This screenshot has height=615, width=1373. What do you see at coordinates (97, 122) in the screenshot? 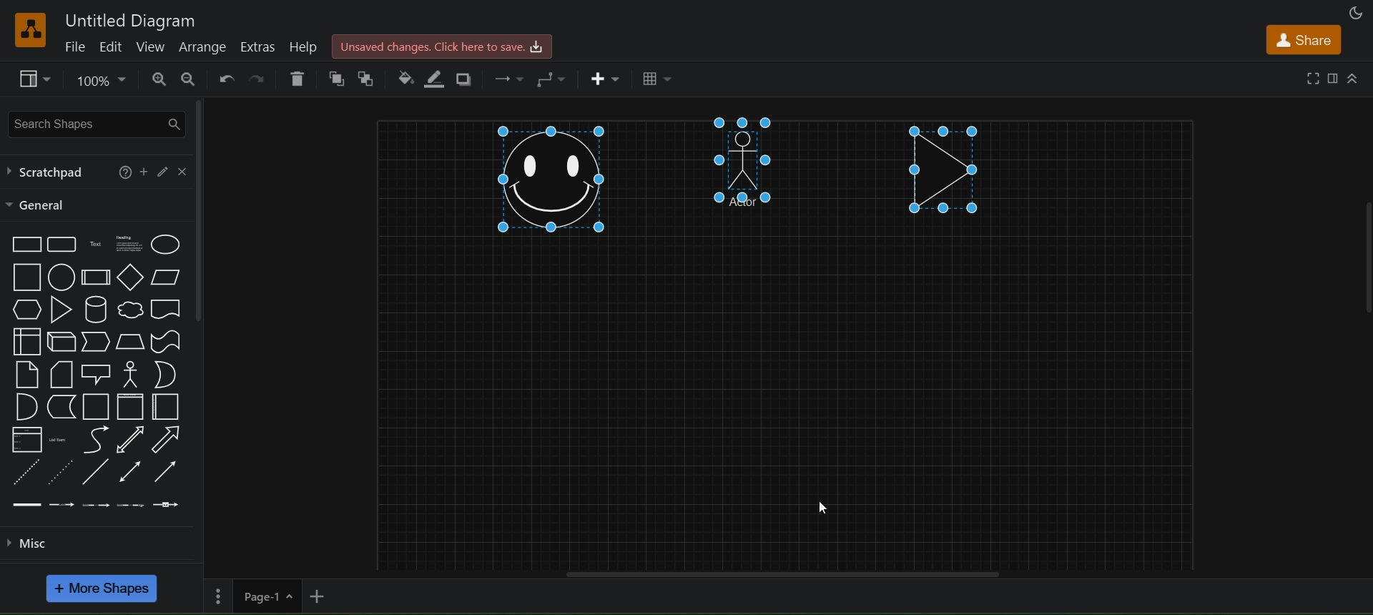
I see `search shapes` at bounding box center [97, 122].